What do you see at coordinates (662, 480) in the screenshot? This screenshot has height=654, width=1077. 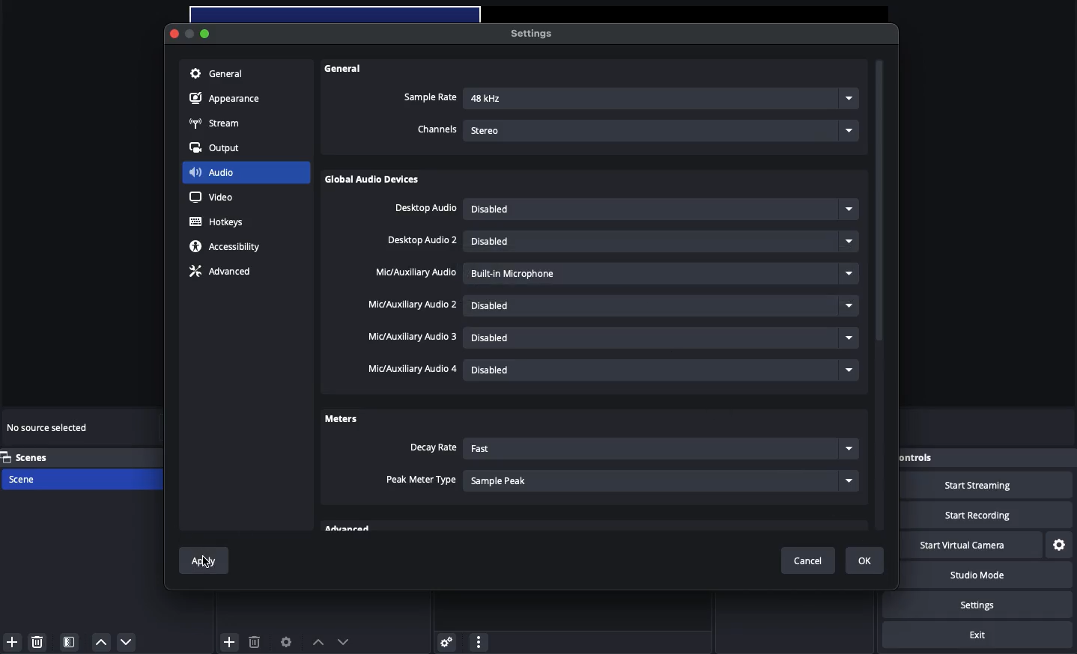 I see `Sample Peak` at bounding box center [662, 480].